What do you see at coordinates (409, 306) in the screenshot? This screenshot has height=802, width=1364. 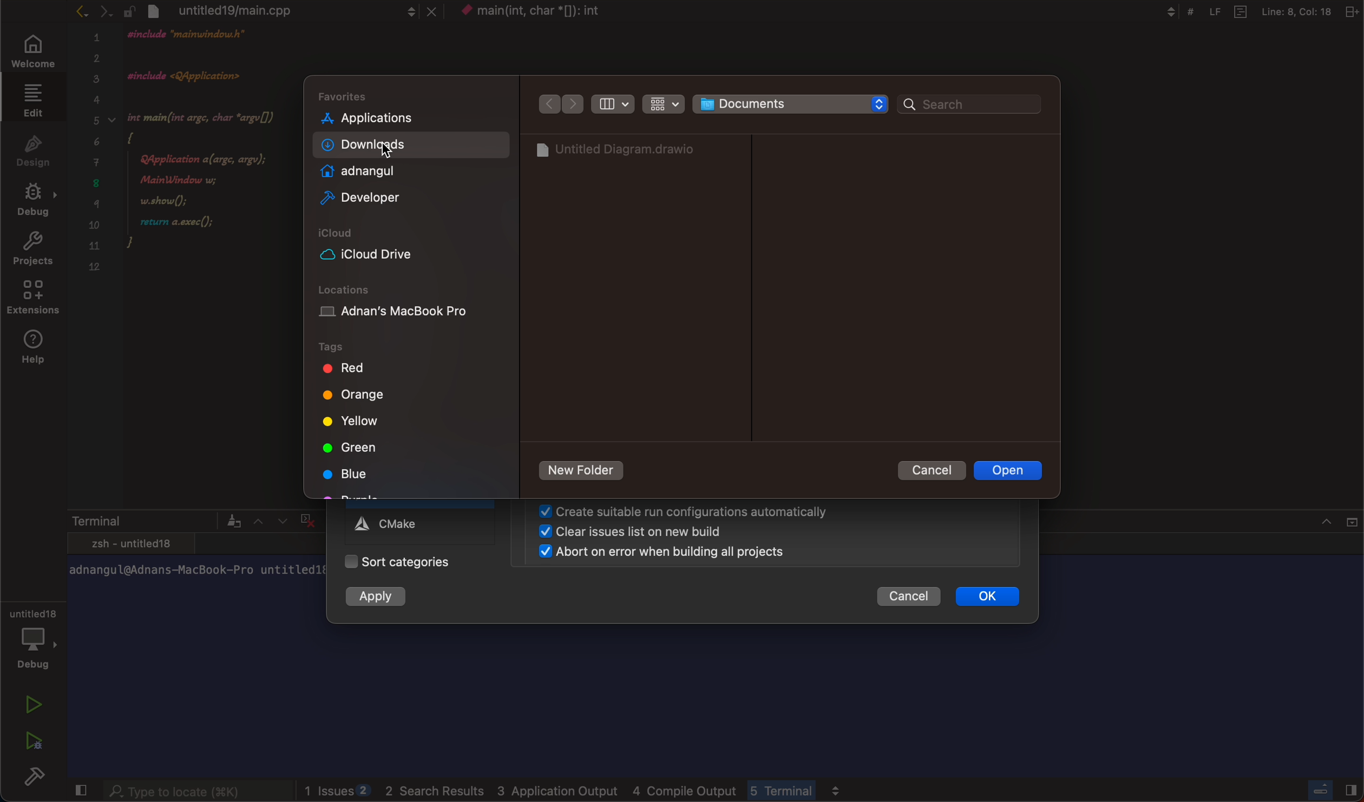 I see `location` at bounding box center [409, 306].